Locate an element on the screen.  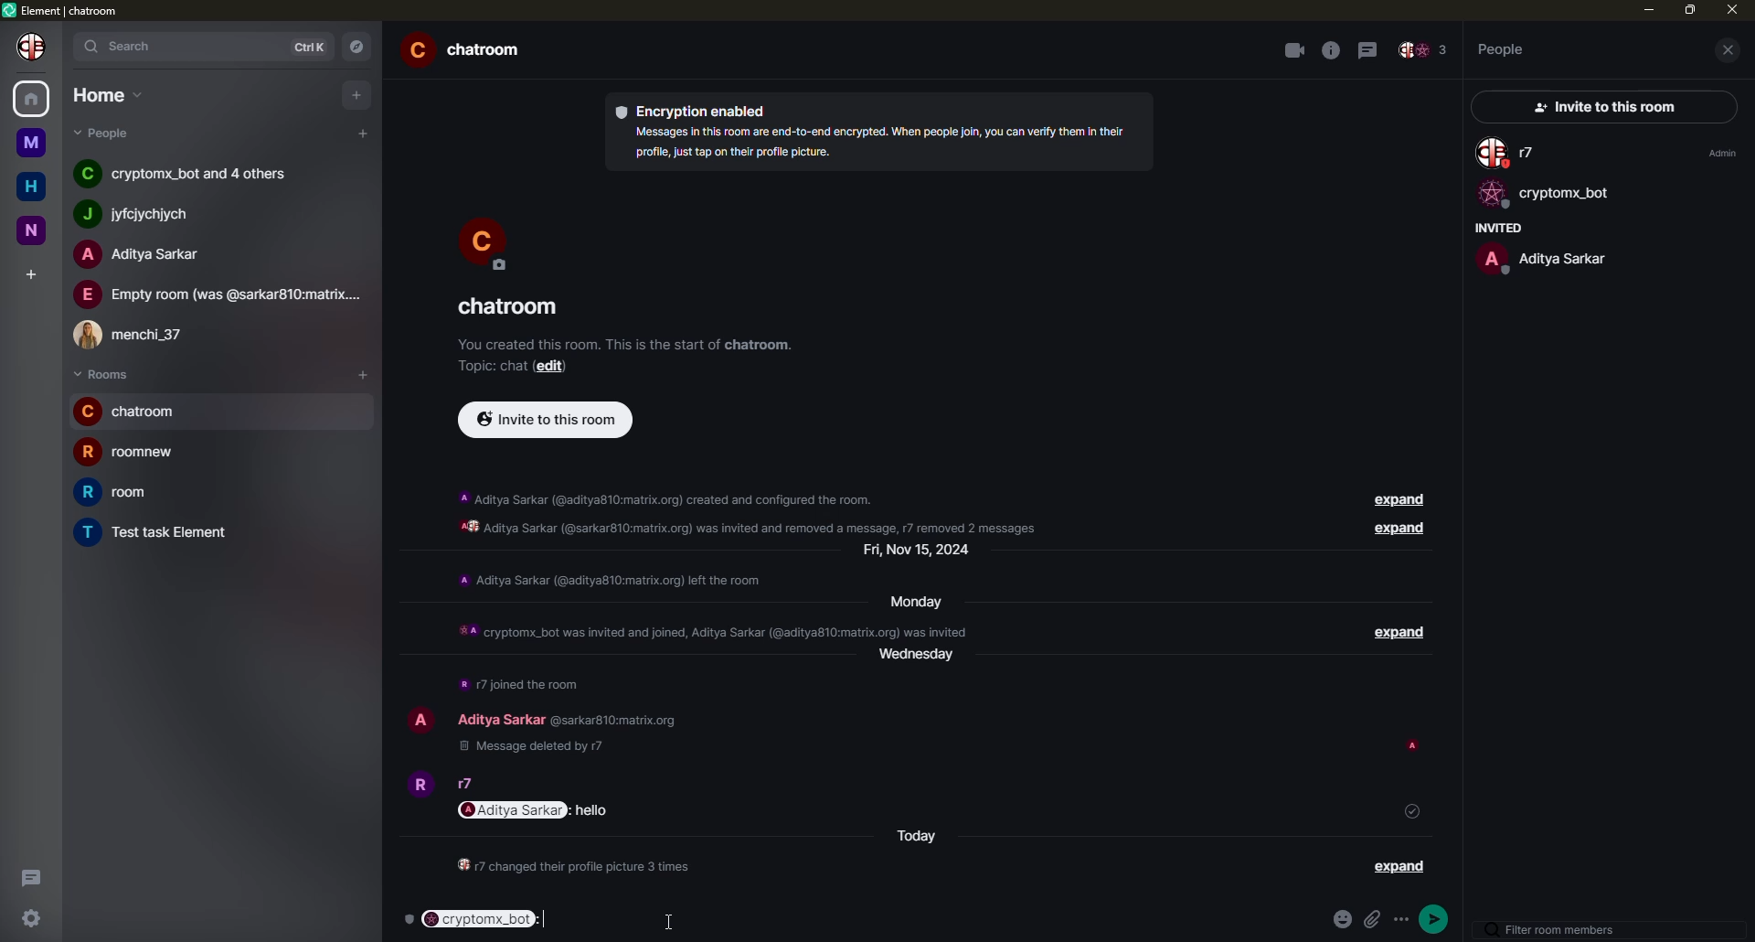
element is located at coordinates (66, 12).